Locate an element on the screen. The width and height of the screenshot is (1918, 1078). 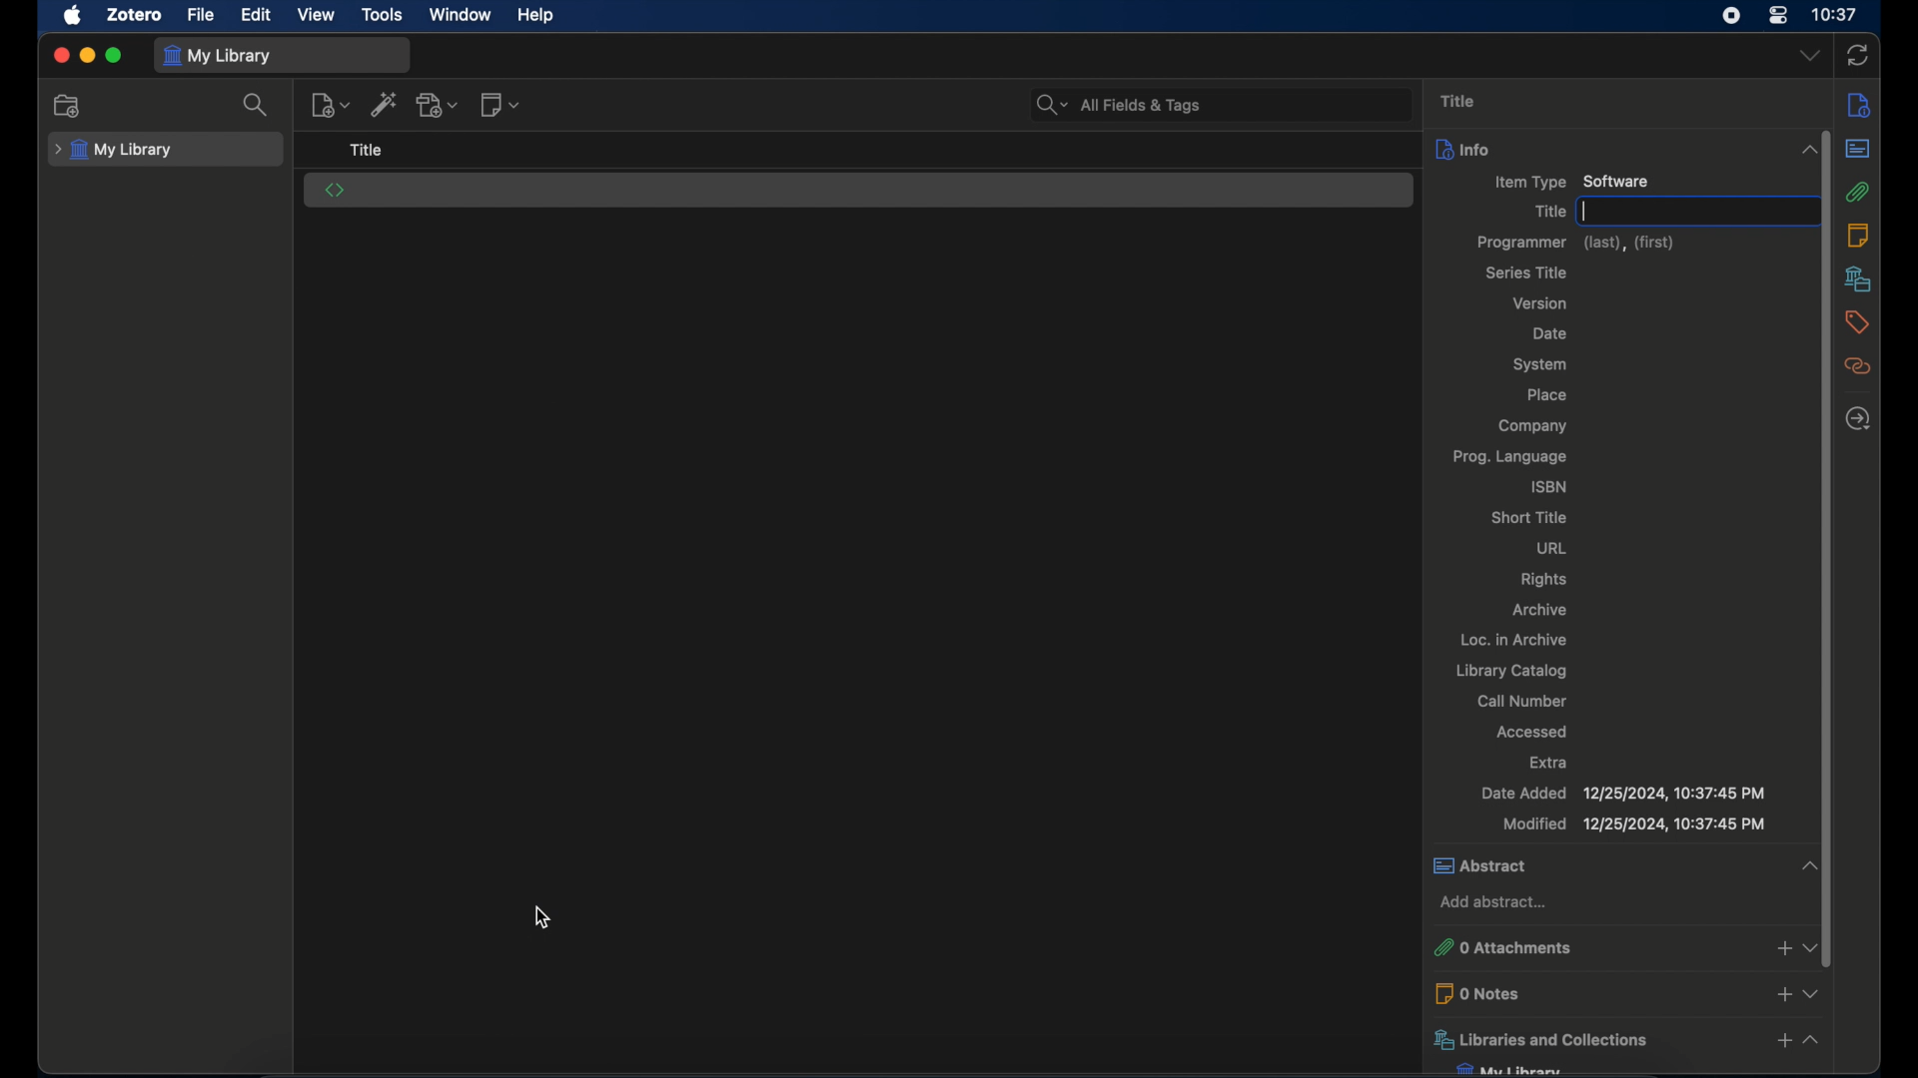
date is located at coordinates (1550, 333).